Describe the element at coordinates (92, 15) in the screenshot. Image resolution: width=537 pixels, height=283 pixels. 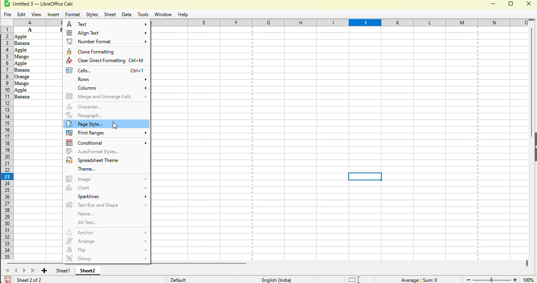
I see `styles` at that location.